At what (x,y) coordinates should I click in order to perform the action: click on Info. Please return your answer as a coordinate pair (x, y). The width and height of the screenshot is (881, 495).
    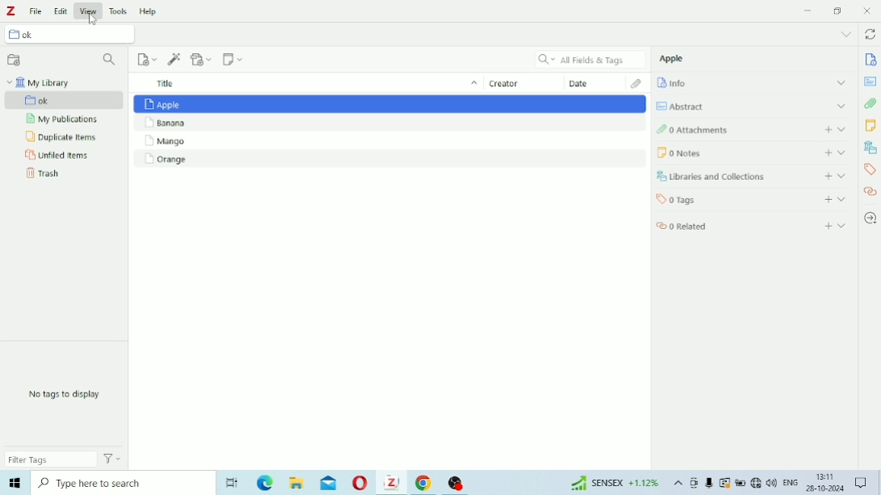
    Looking at the image, I should click on (870, 60).